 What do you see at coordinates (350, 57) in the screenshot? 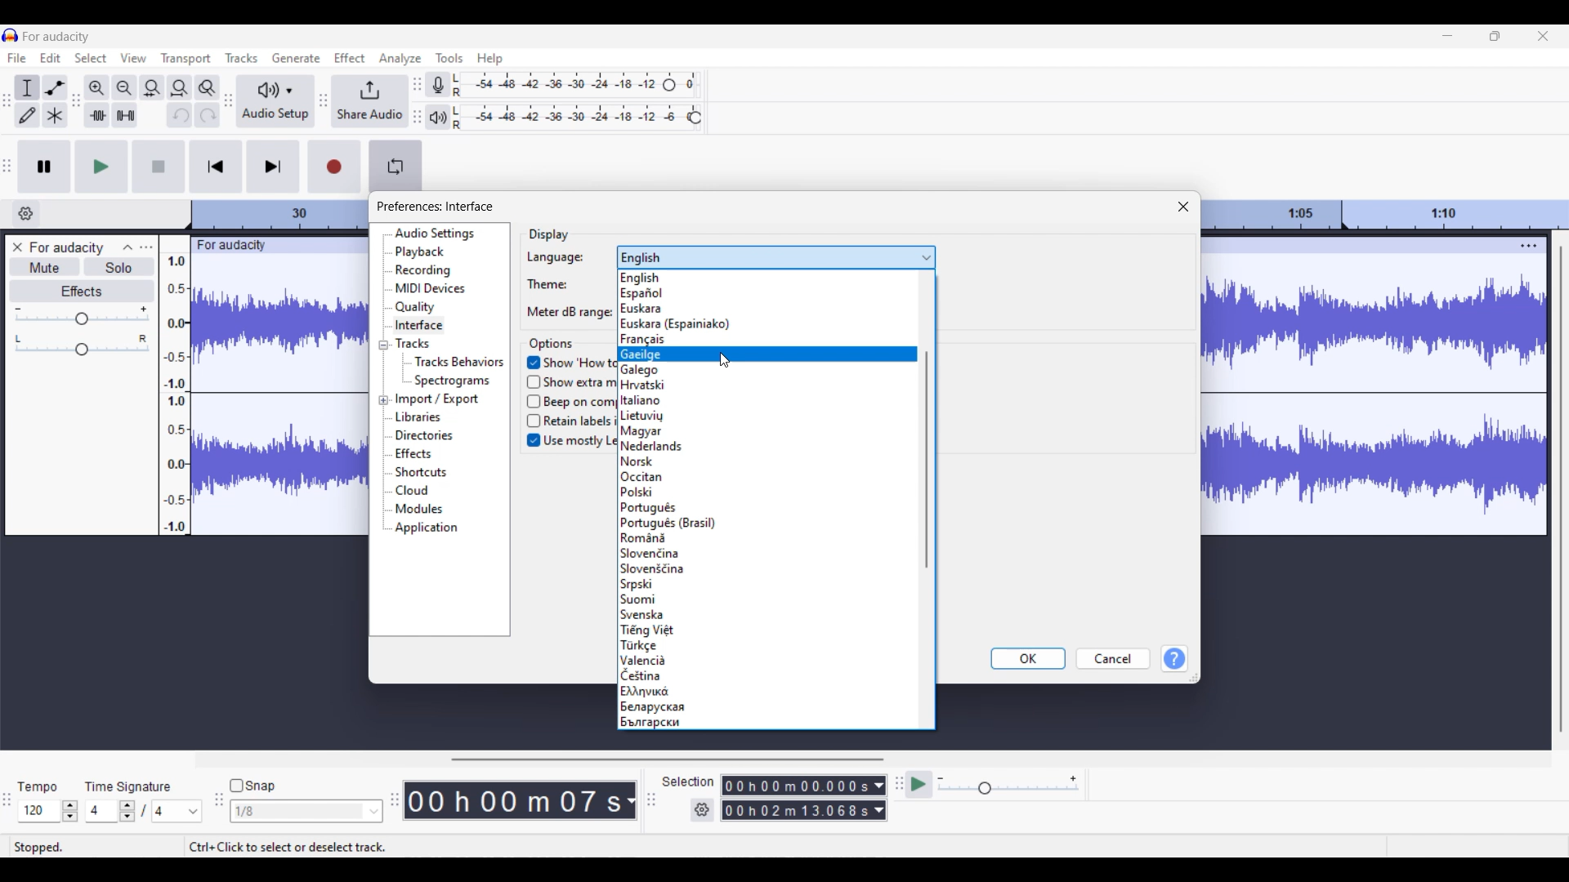
I see `Effect menu` at bounding box center [350, 57].